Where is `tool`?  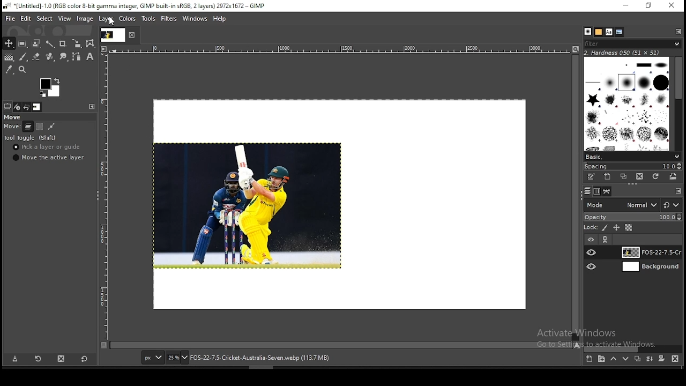
tool is located at coordinates (678, 31).